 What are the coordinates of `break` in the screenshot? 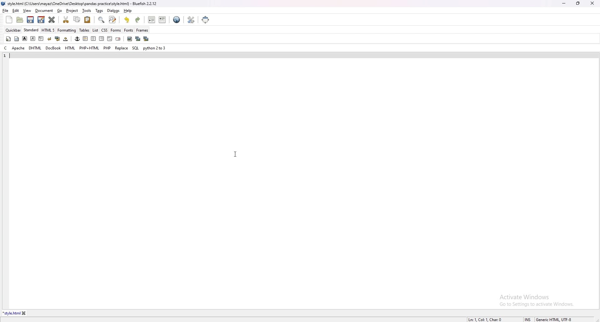 It's located at (49, 38).